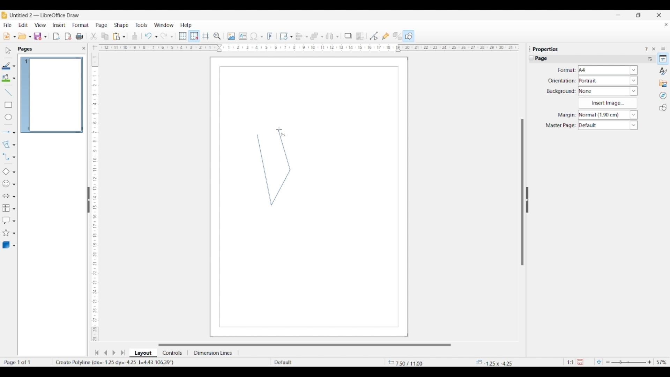  I want to click on Minimize, so click(618, 15).